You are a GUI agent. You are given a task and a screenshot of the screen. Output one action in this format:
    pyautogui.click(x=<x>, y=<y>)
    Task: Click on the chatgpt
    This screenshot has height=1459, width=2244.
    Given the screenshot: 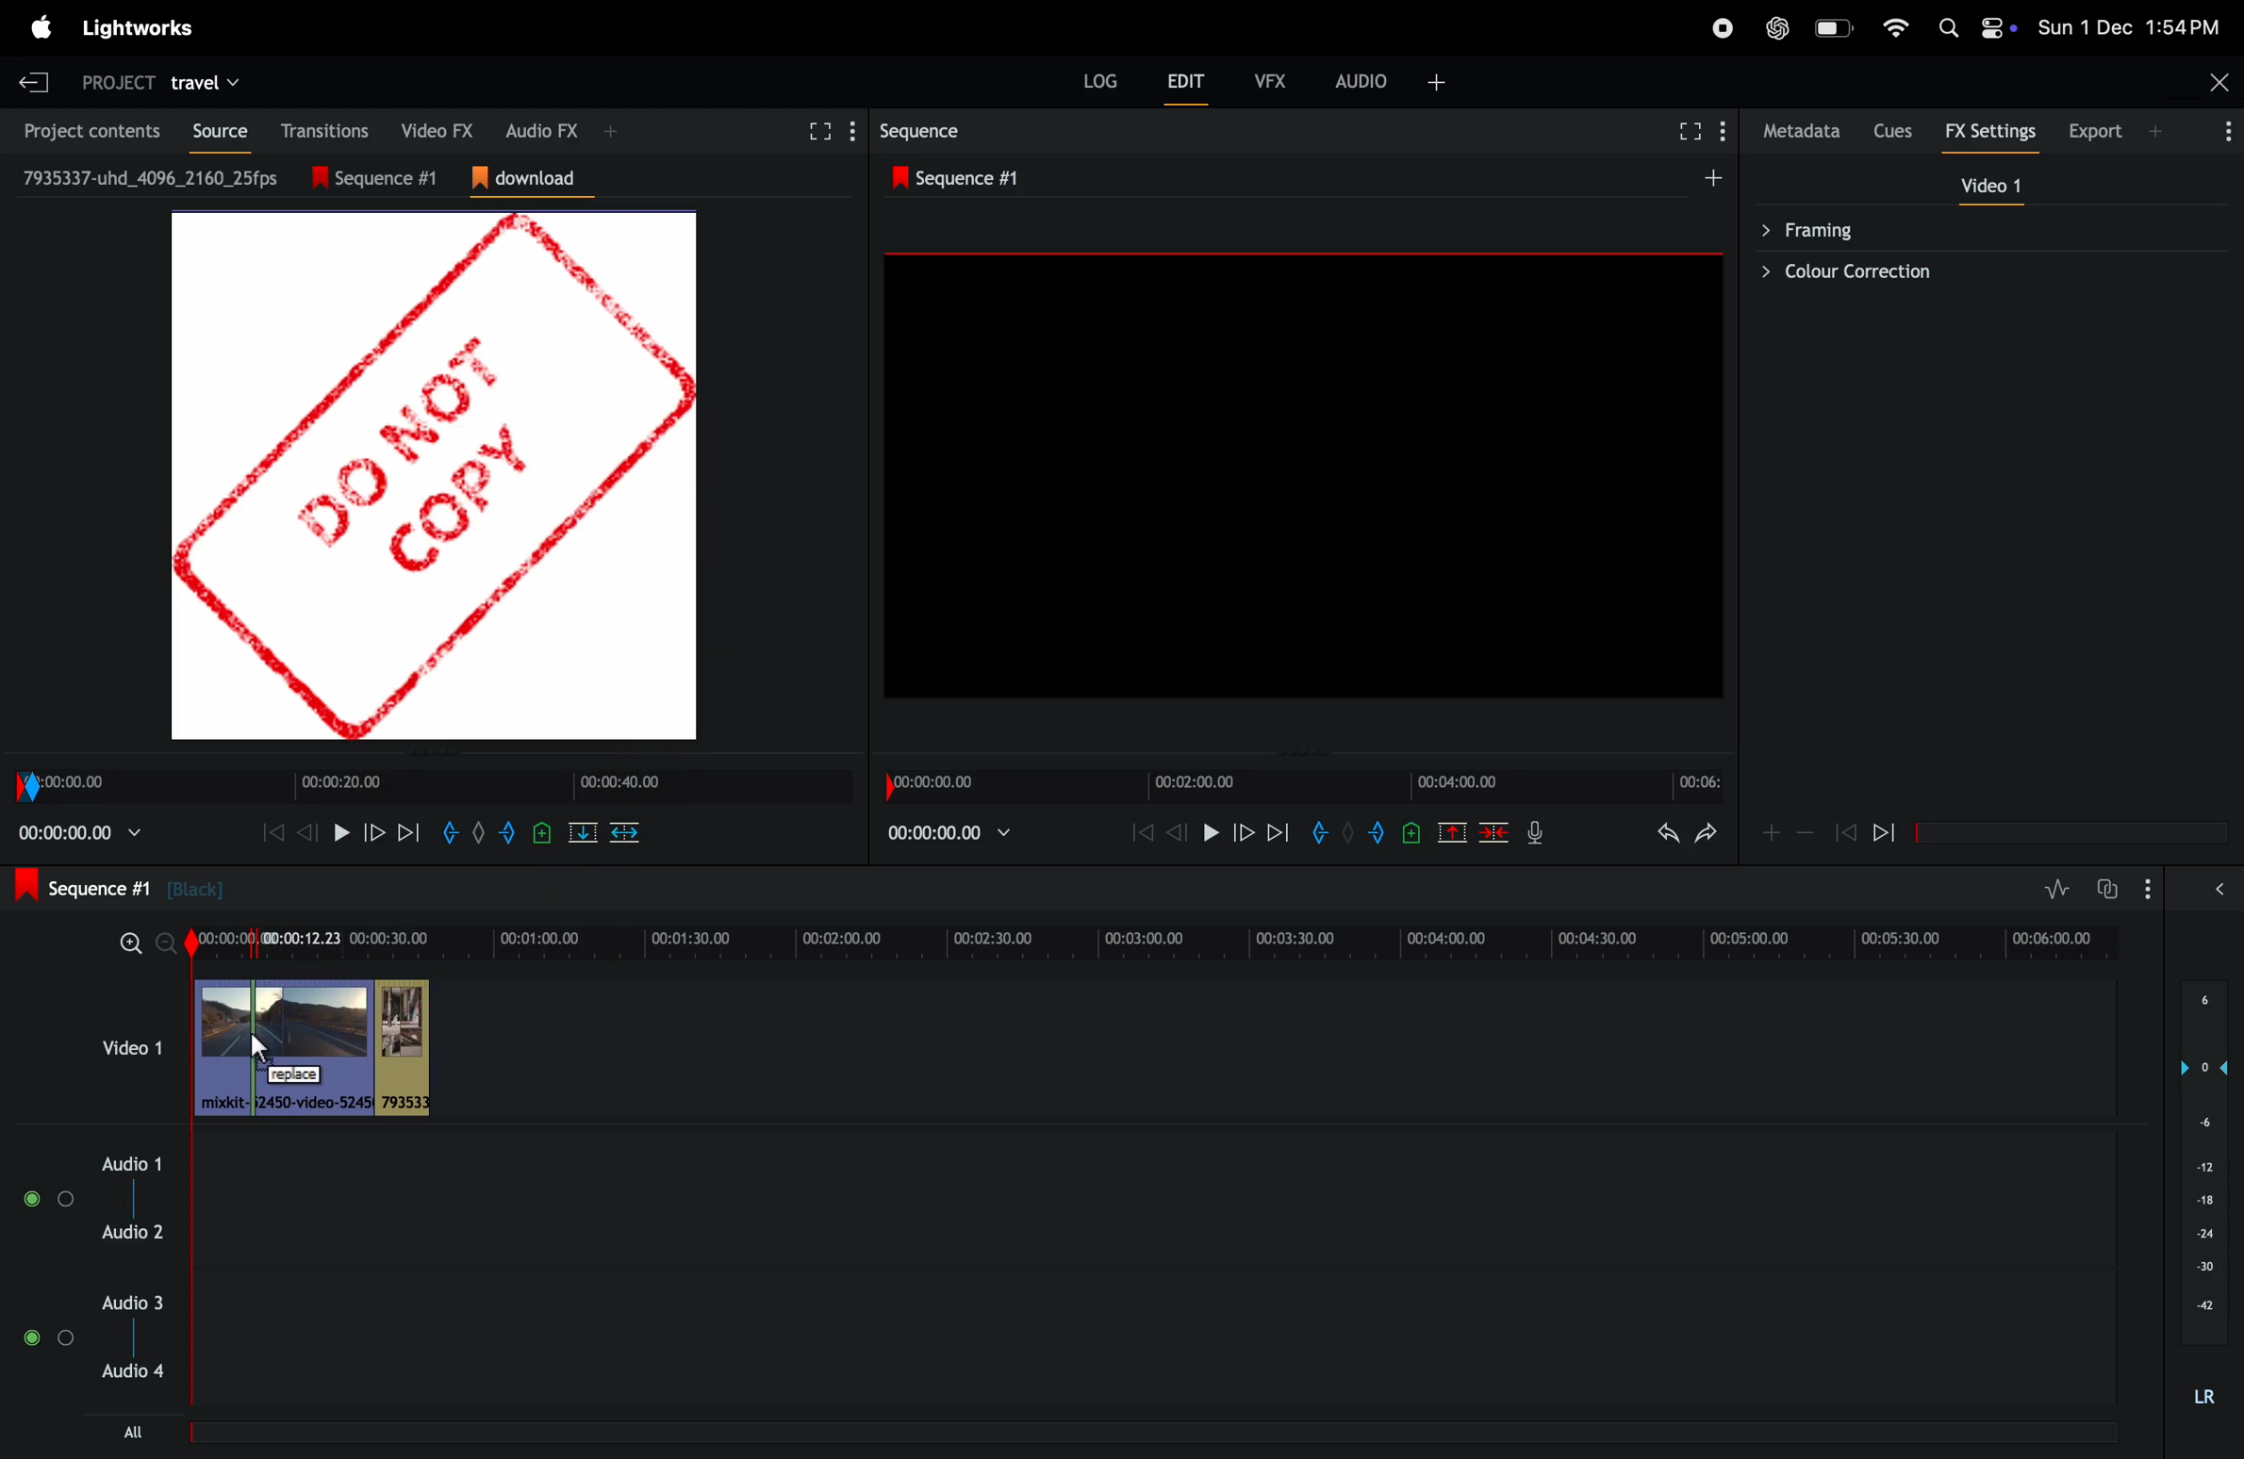 What is the action you would take?
    pyautogui.click(x=1777, y=28)
    